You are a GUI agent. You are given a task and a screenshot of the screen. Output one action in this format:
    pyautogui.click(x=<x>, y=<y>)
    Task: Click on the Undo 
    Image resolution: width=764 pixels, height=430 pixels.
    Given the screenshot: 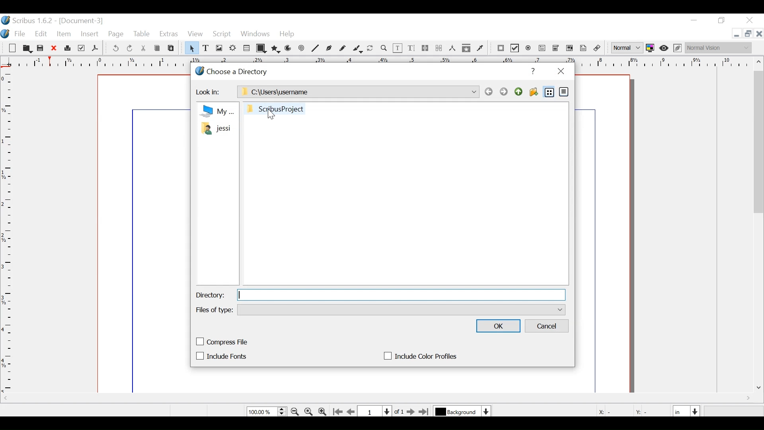 What is the action you would take?
    pyautogui.click(x=116, y=49)
    